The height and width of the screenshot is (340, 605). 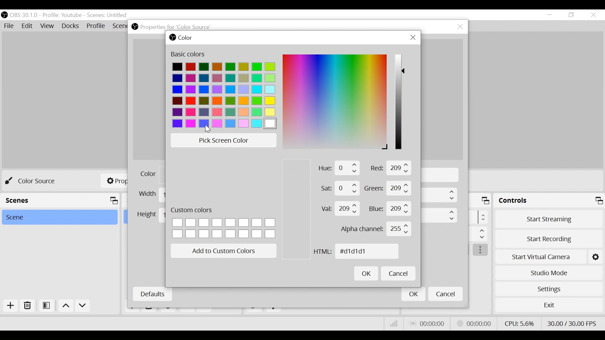 What do you see at coordinates (71, 26) in the screenshot?
I see `Docks` at bounding box center [71, 26].